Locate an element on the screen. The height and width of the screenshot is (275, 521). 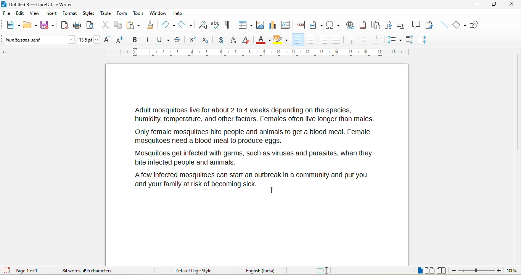
font name is located at coordinates (40, 40).